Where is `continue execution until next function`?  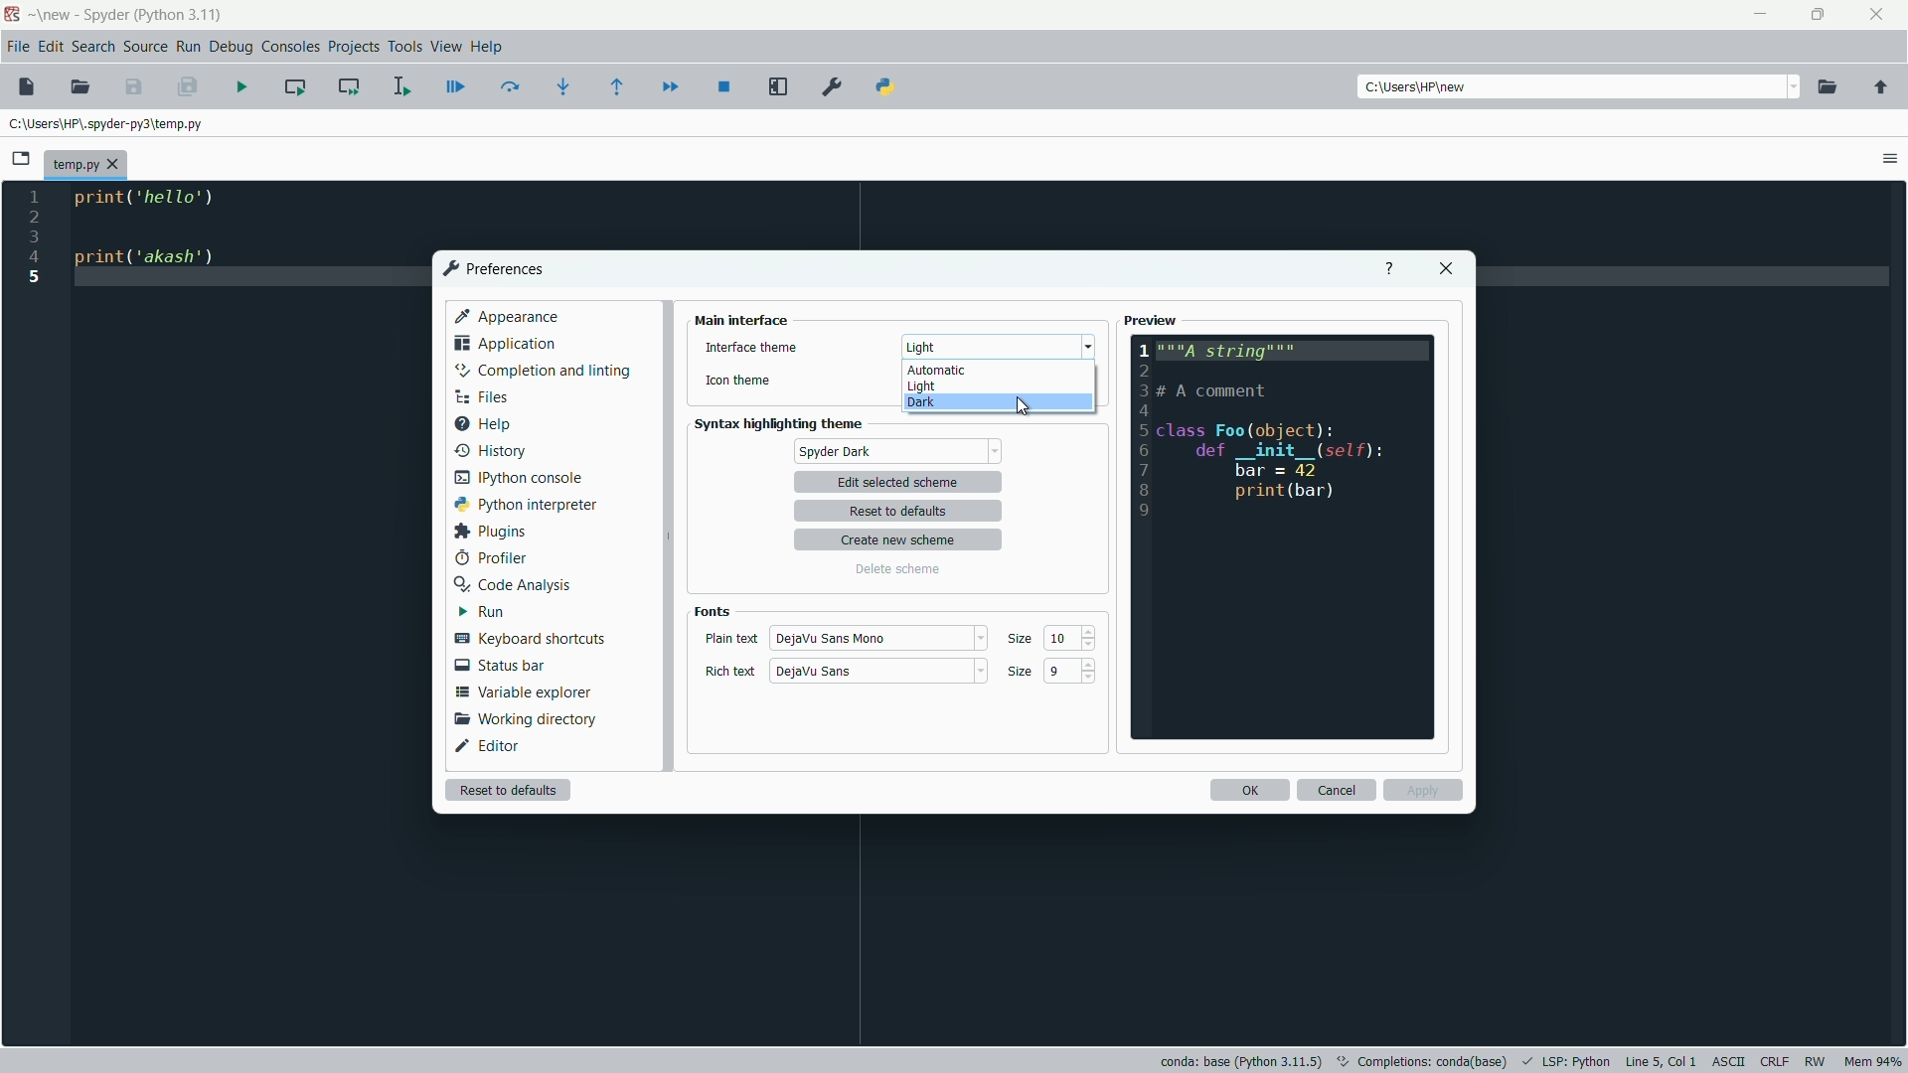
continue execution until next function is located at coordinates (621, 86).